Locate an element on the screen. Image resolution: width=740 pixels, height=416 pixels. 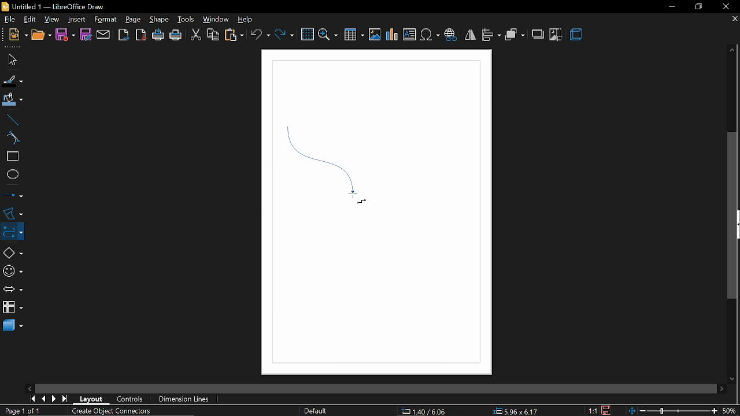
format is located at coordinates (105, 20).